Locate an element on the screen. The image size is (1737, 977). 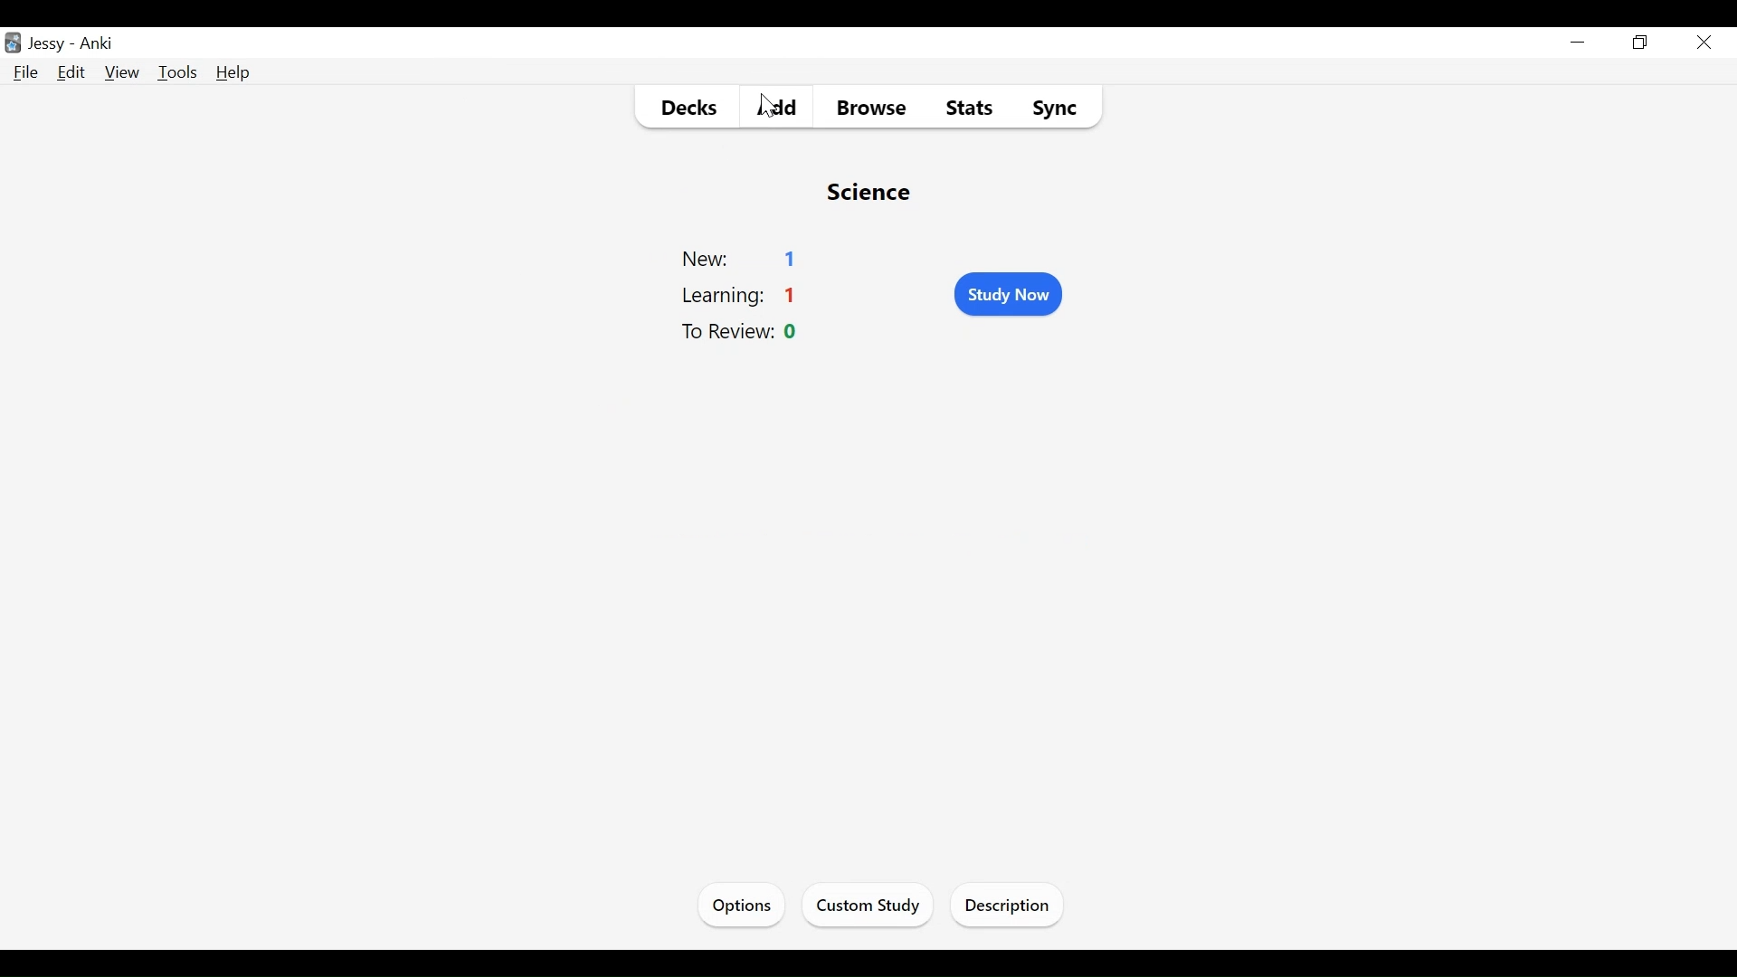
Description is located at coordinates (1011, 907).